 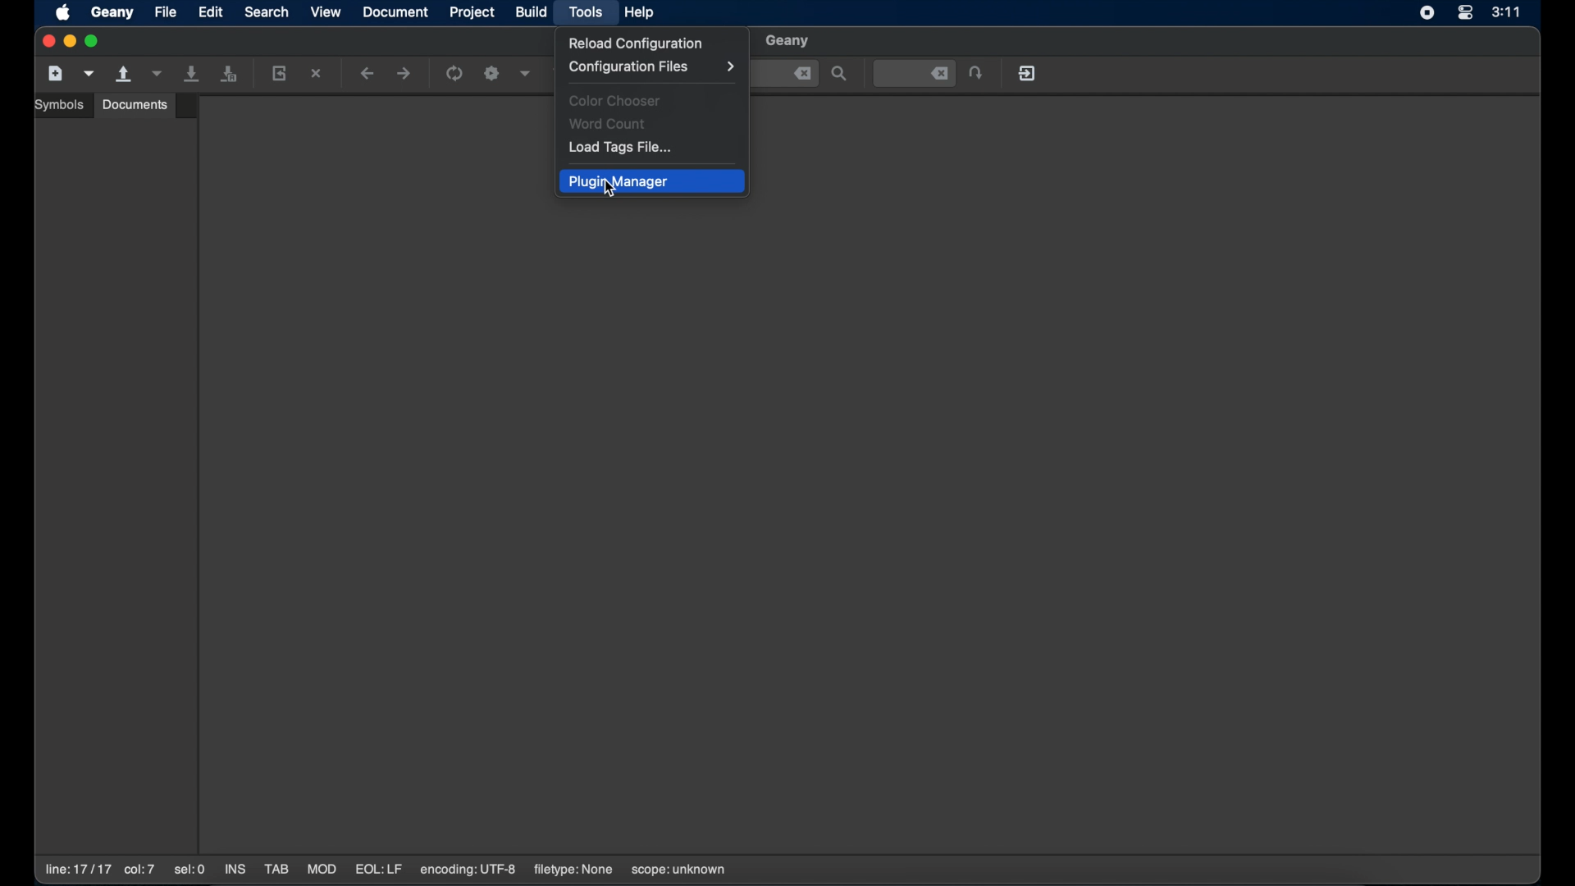 What do you see at coordinates (89, 74) in the screenshot?
I see `create a new file from template` at bounding box center [89, 74].